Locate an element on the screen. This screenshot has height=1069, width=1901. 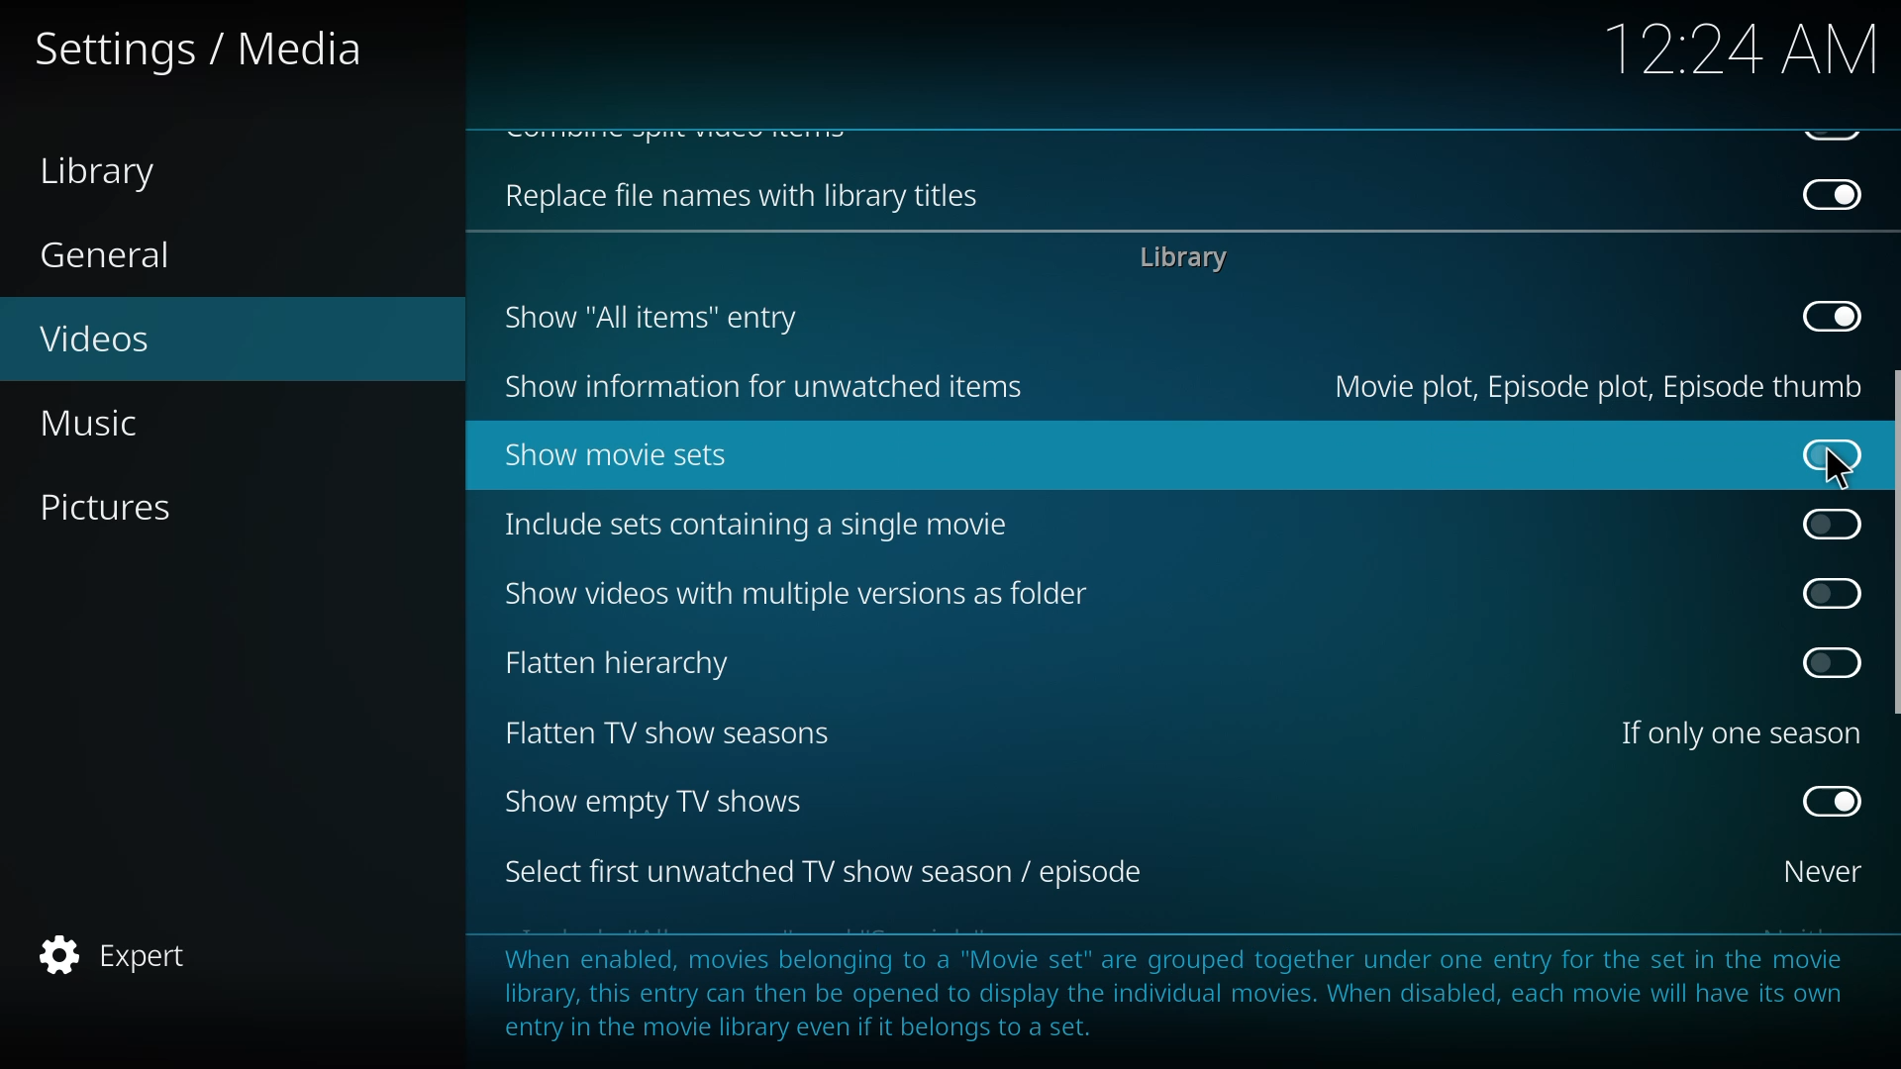
movie plot is located at coordinates (1589, 385).